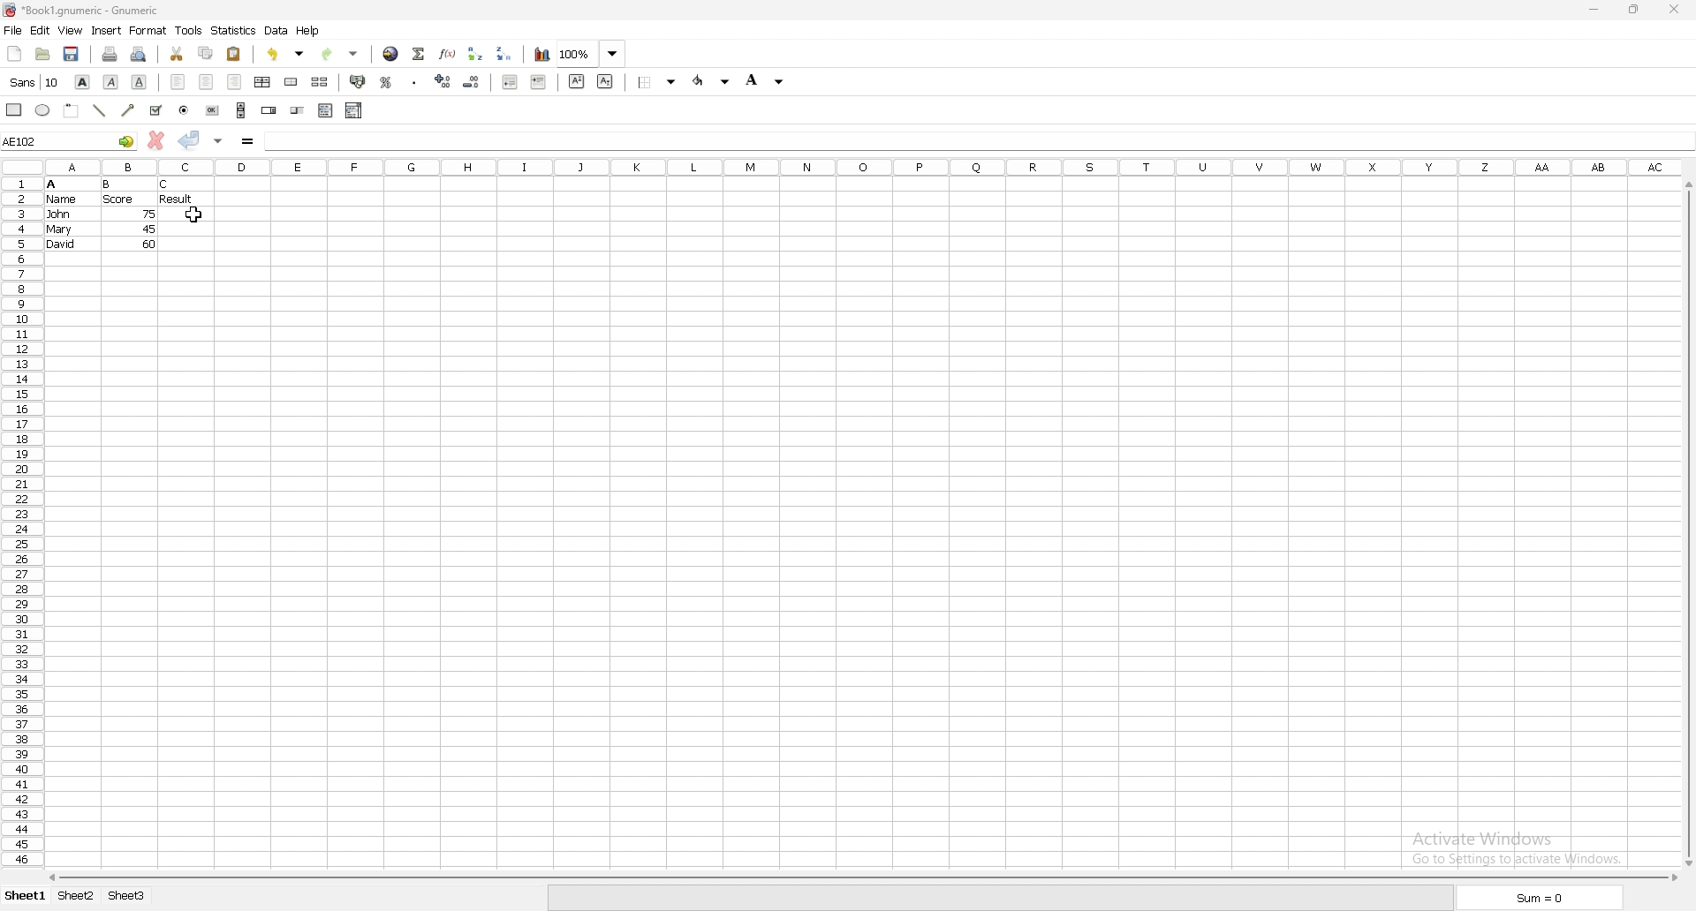 The width and height of the screenshot is (1696, 911). I want to click on slider, so click(299, 109).